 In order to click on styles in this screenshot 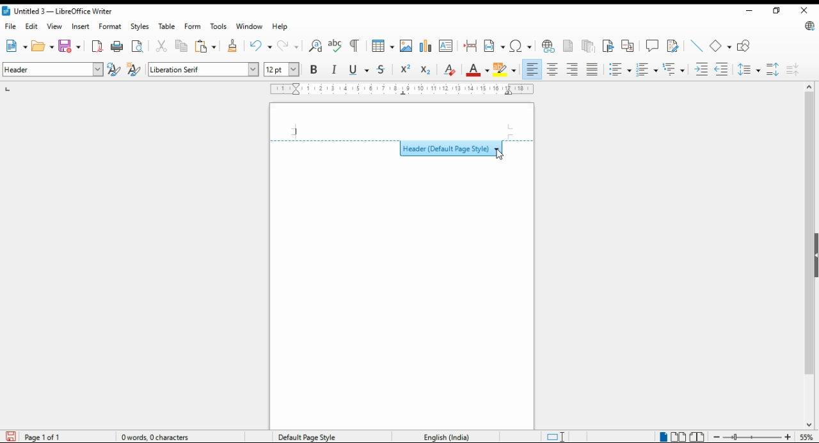, I will do `click(139, 27)`.